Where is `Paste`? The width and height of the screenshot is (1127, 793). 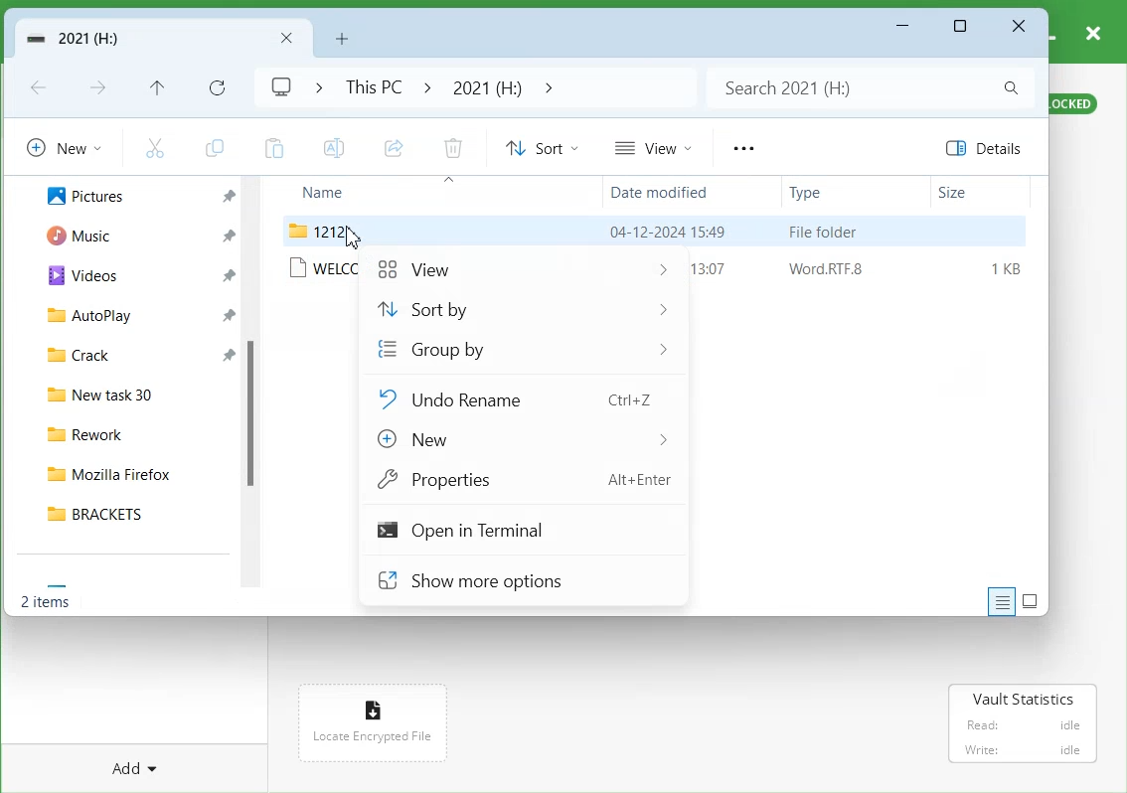
Paste is located at coordinates (271, 146).